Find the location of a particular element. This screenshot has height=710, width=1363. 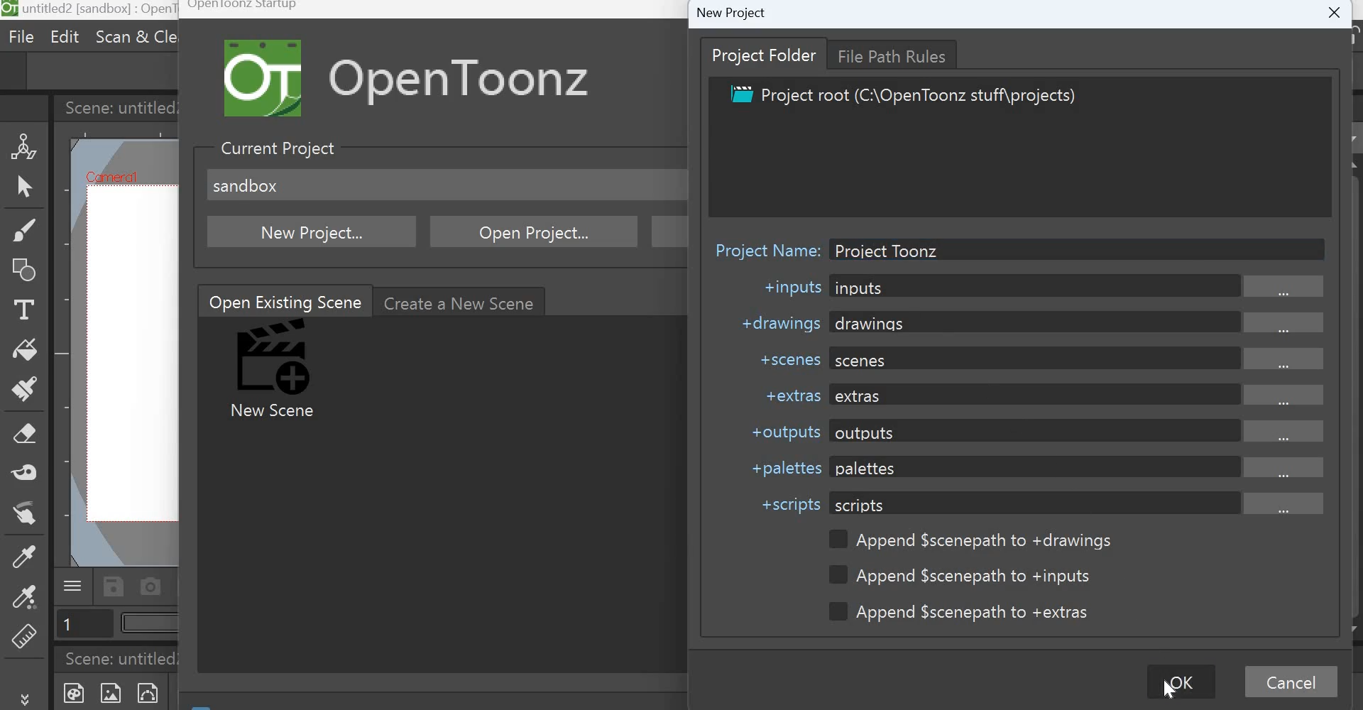

OK is located at coordinates (1179, 682).